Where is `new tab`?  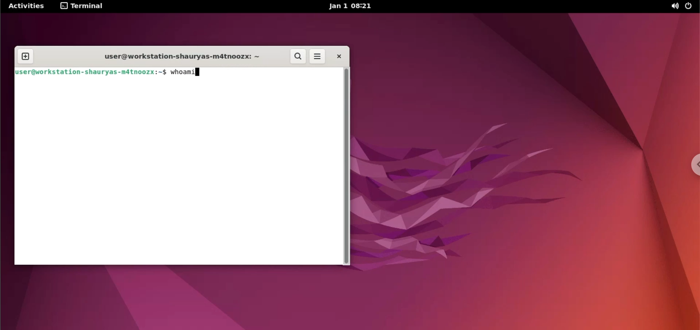 new tab is located at coordinates (26, 56).